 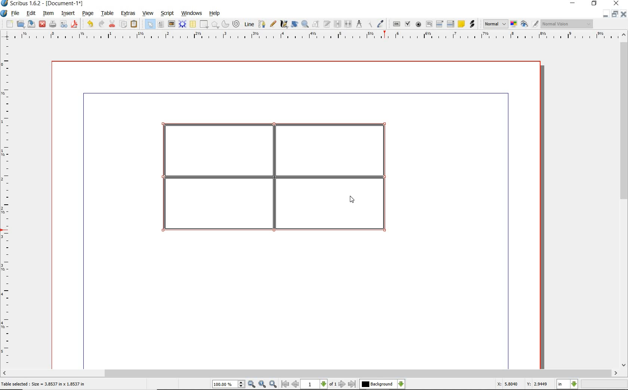 What do you see at coordinates (274, 24) in the screenshot?
I see `freehand line` at bounding box center [274, 24].